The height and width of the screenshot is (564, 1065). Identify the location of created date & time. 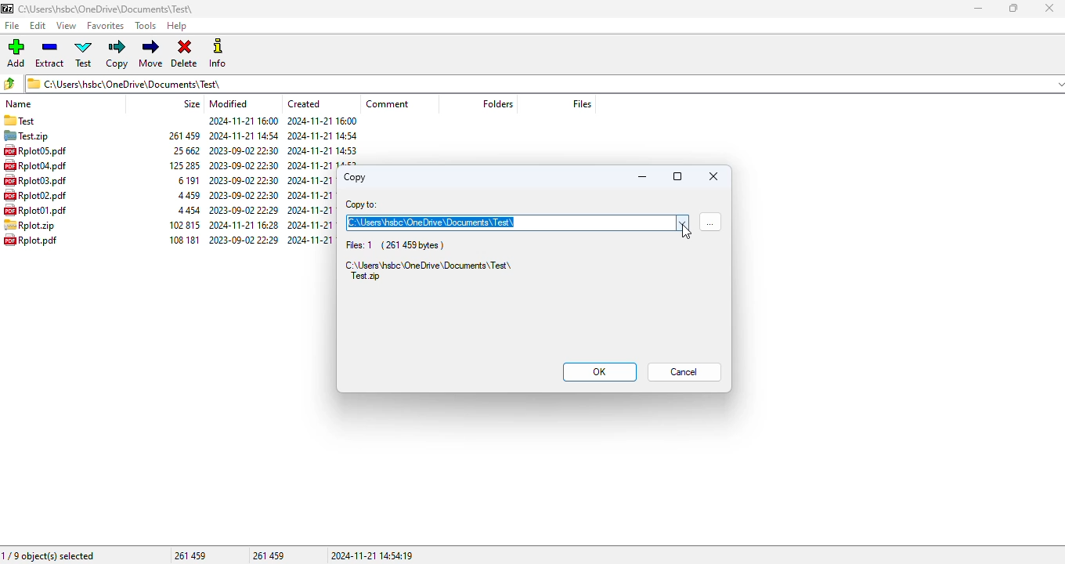
(311, 210).